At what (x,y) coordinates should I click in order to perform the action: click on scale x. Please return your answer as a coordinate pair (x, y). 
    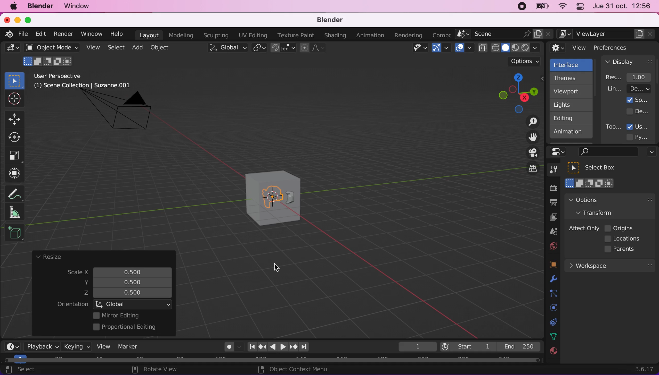
    Looking at the image, I should click on (134, 270).